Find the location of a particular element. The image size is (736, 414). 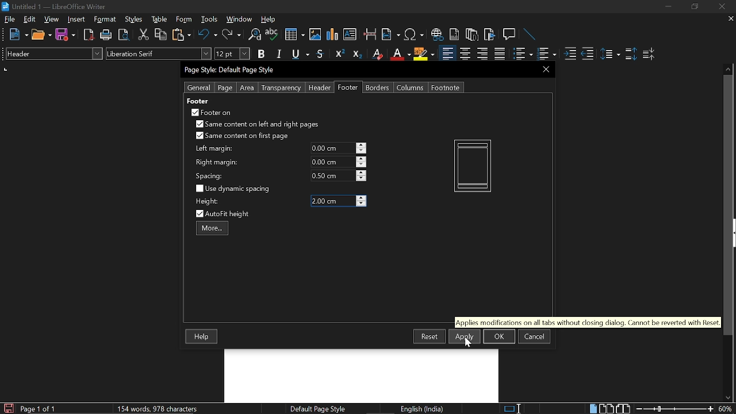

Strike through is located at coordinates (320, 53).